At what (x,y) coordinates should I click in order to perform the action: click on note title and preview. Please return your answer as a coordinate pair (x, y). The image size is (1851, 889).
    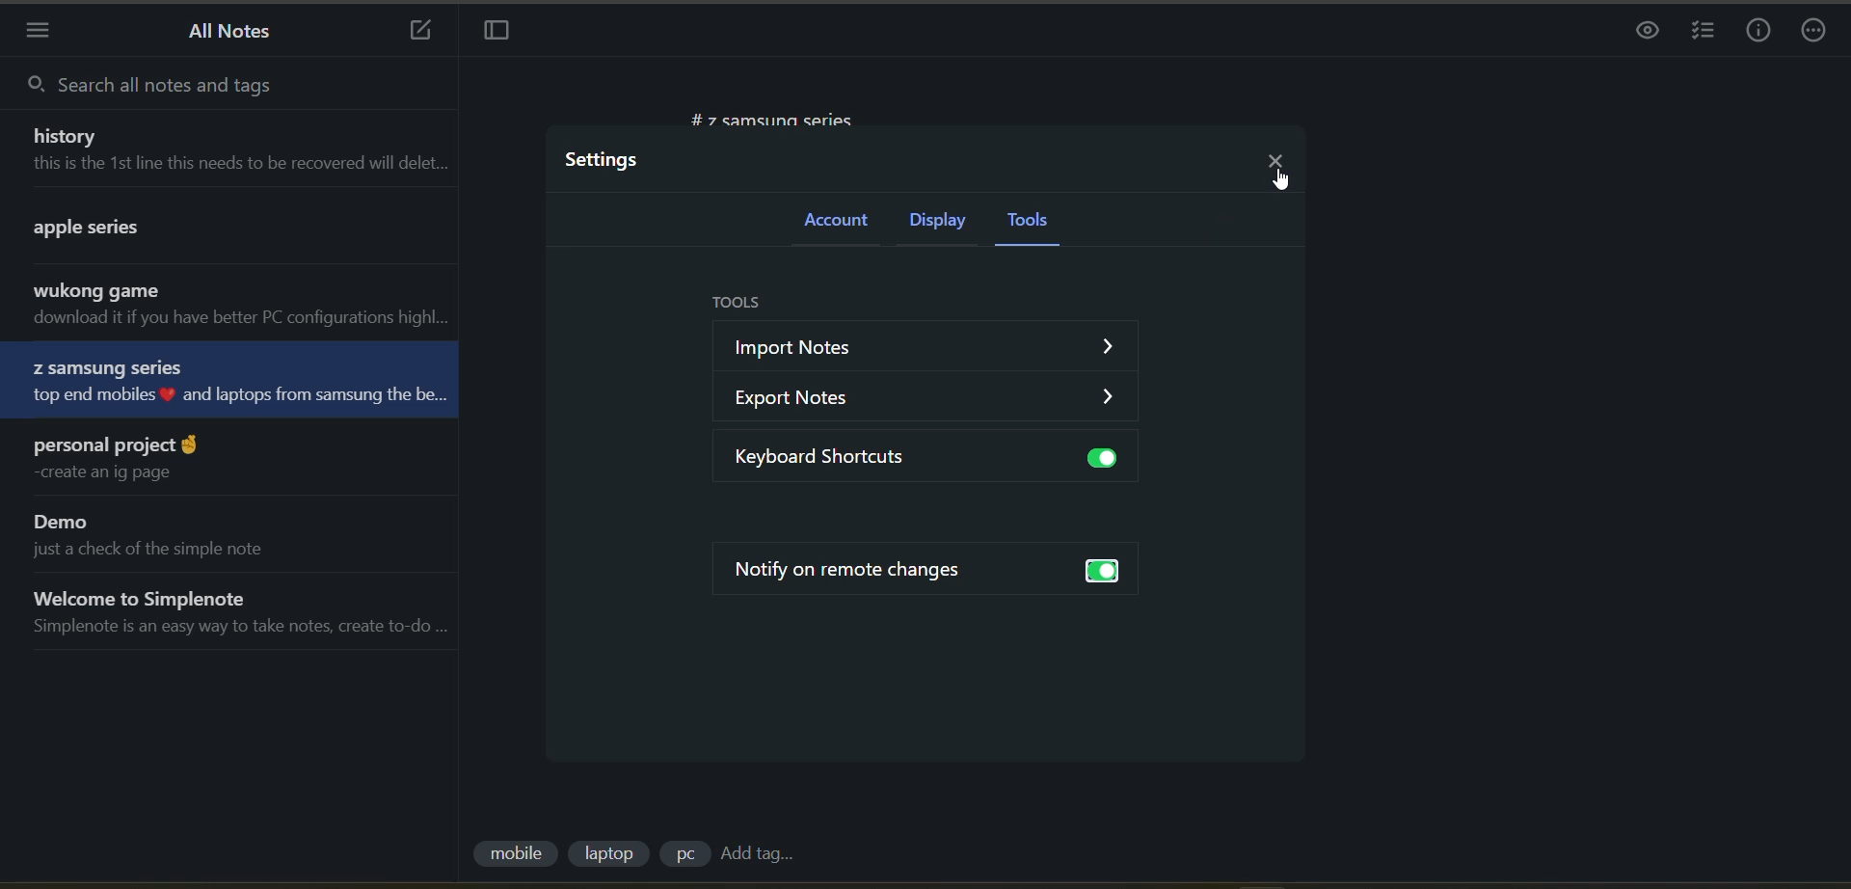
    Looking at the image, I should click on (221, 379).